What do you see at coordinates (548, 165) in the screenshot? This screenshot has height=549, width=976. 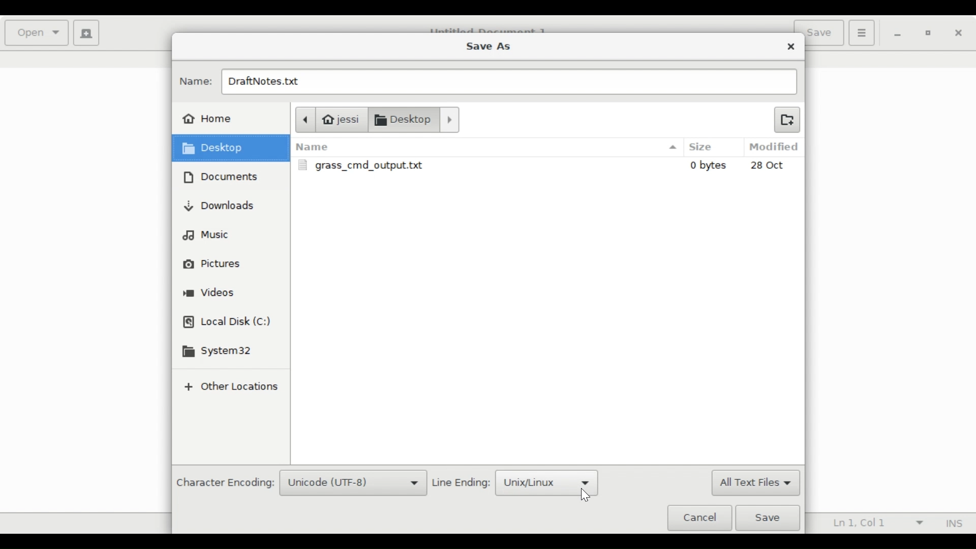 I see `grass_cmd_output.txt` at bounding box center [548, 165].